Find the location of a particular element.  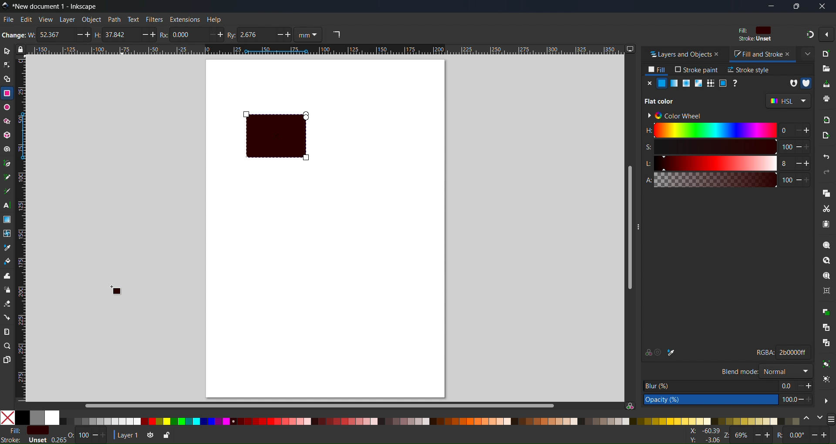

edit Opacity level is located at coordinates (711, 400).